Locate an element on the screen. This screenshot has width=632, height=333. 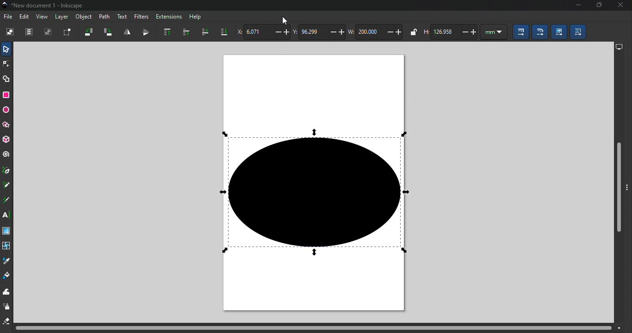
Raise selection to top is located at coordinates (167, 32).